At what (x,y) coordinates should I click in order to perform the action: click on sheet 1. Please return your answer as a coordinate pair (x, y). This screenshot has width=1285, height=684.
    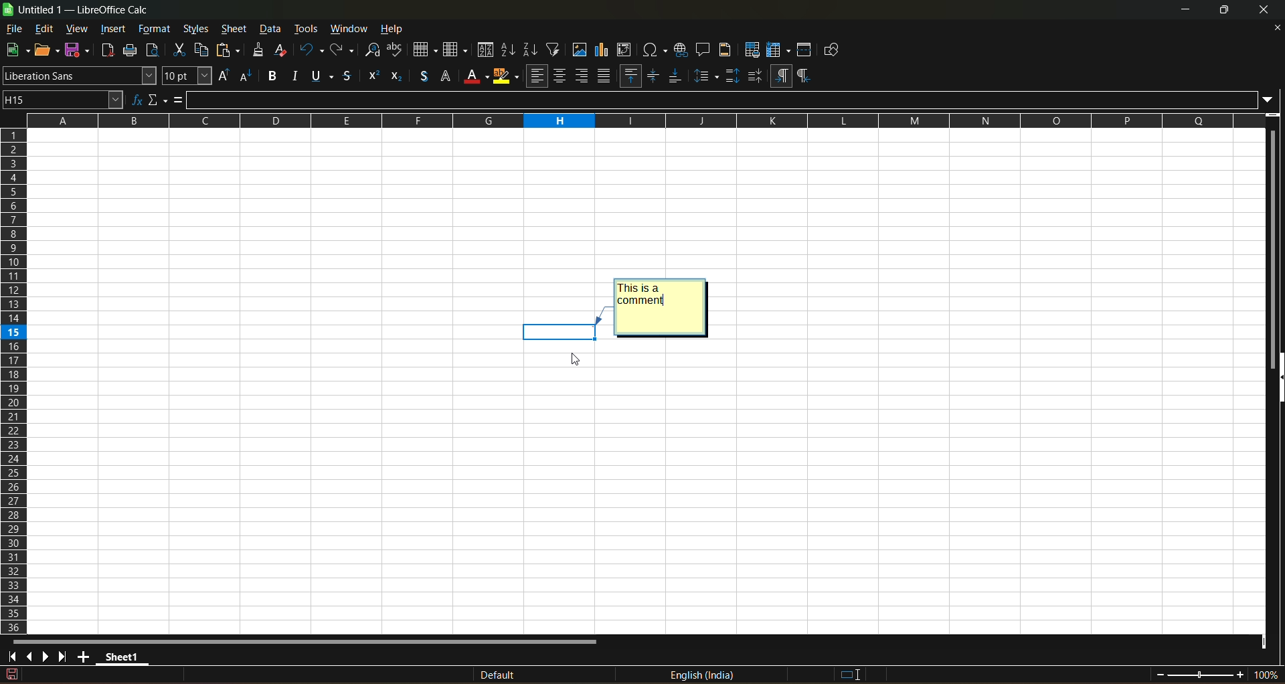
    Looking at the image, I should click on (126, 657).